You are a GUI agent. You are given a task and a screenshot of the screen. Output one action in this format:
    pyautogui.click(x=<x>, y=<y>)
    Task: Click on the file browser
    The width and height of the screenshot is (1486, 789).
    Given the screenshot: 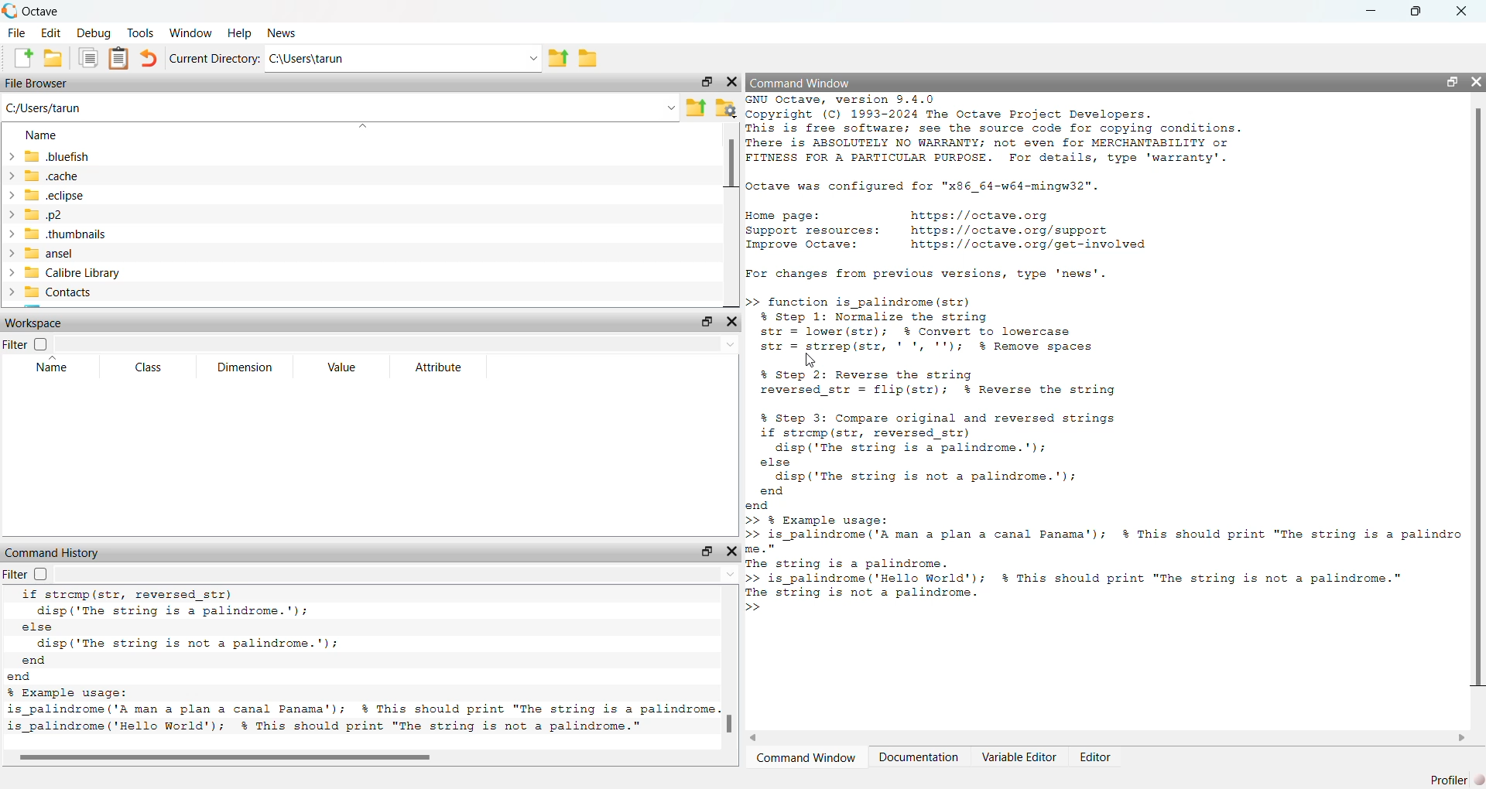 What is the action you would take?
    pyautogui.click(x=38, y=84)
    